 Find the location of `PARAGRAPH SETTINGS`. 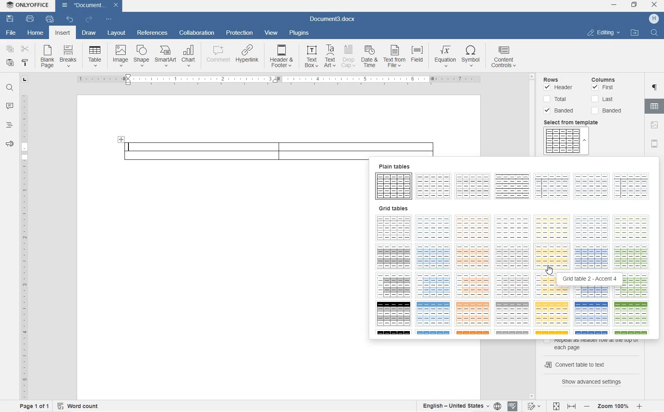

PARAGRAPH SETTINGS is located at coordinates (656, 88).